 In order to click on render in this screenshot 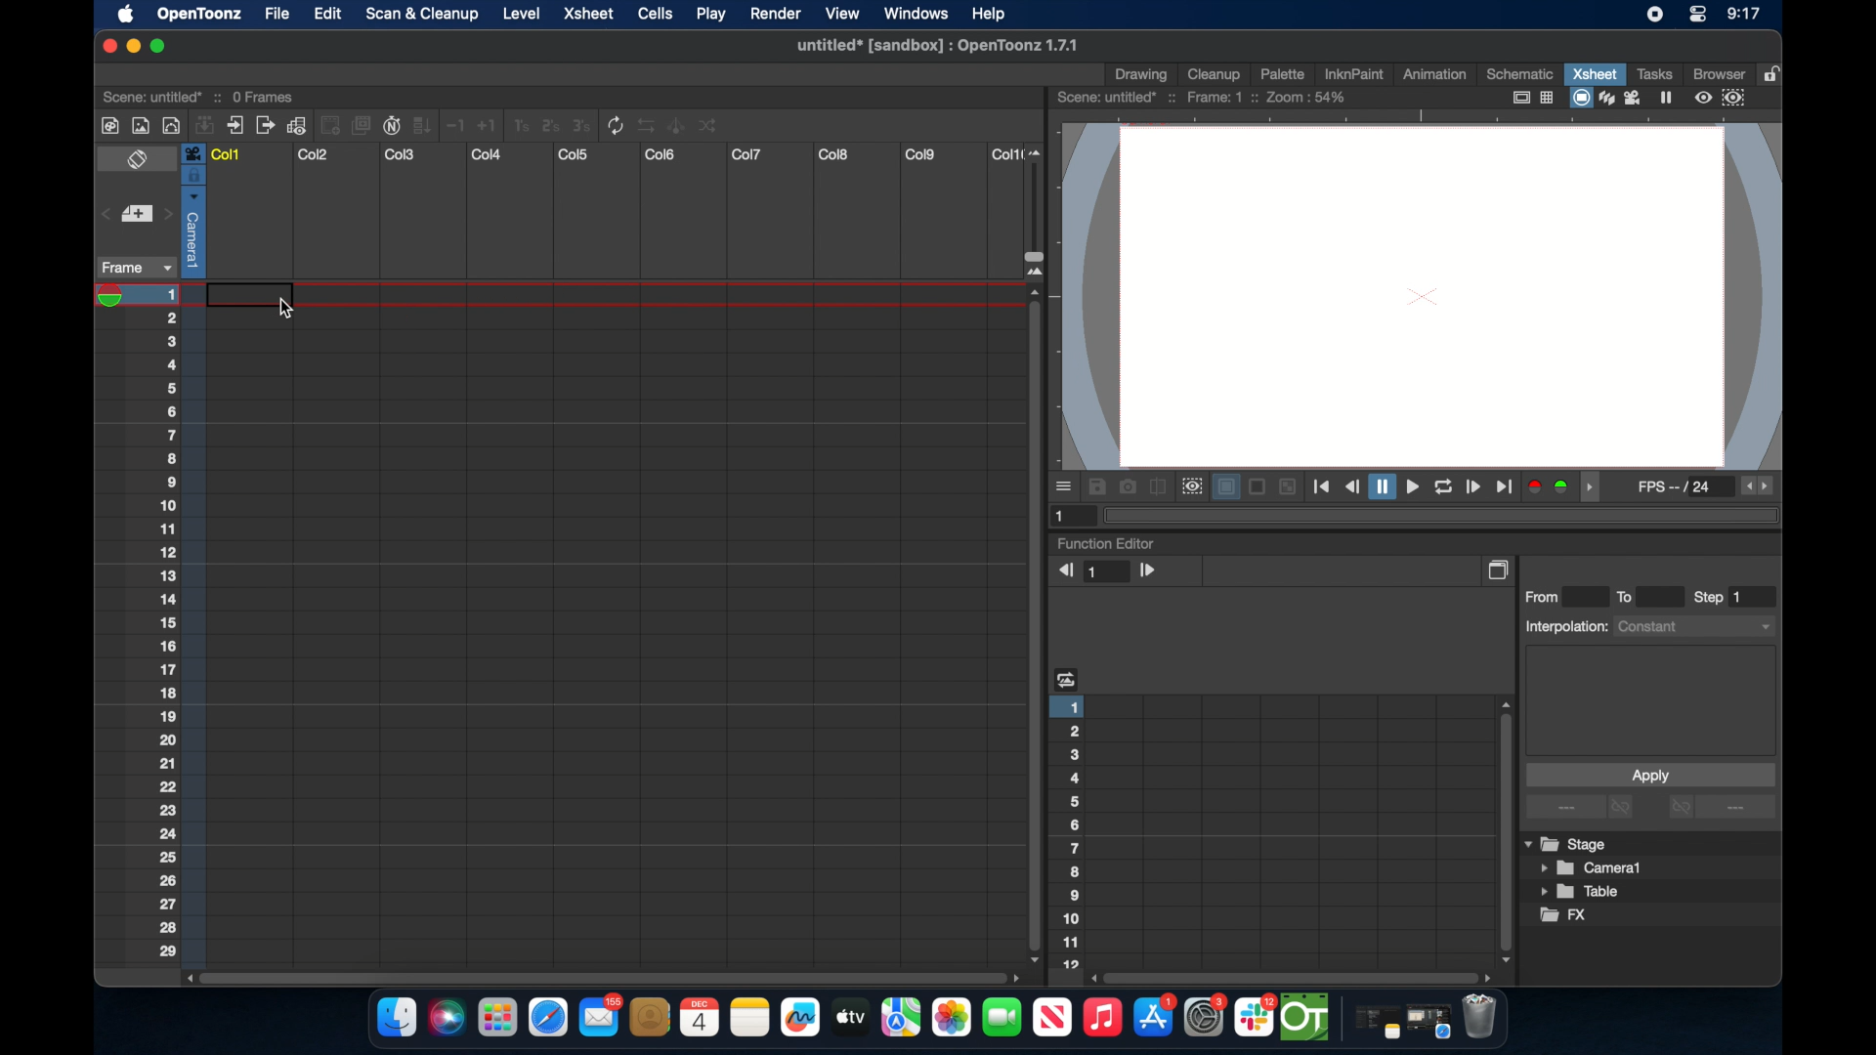, I will do `click(776, 15)`.